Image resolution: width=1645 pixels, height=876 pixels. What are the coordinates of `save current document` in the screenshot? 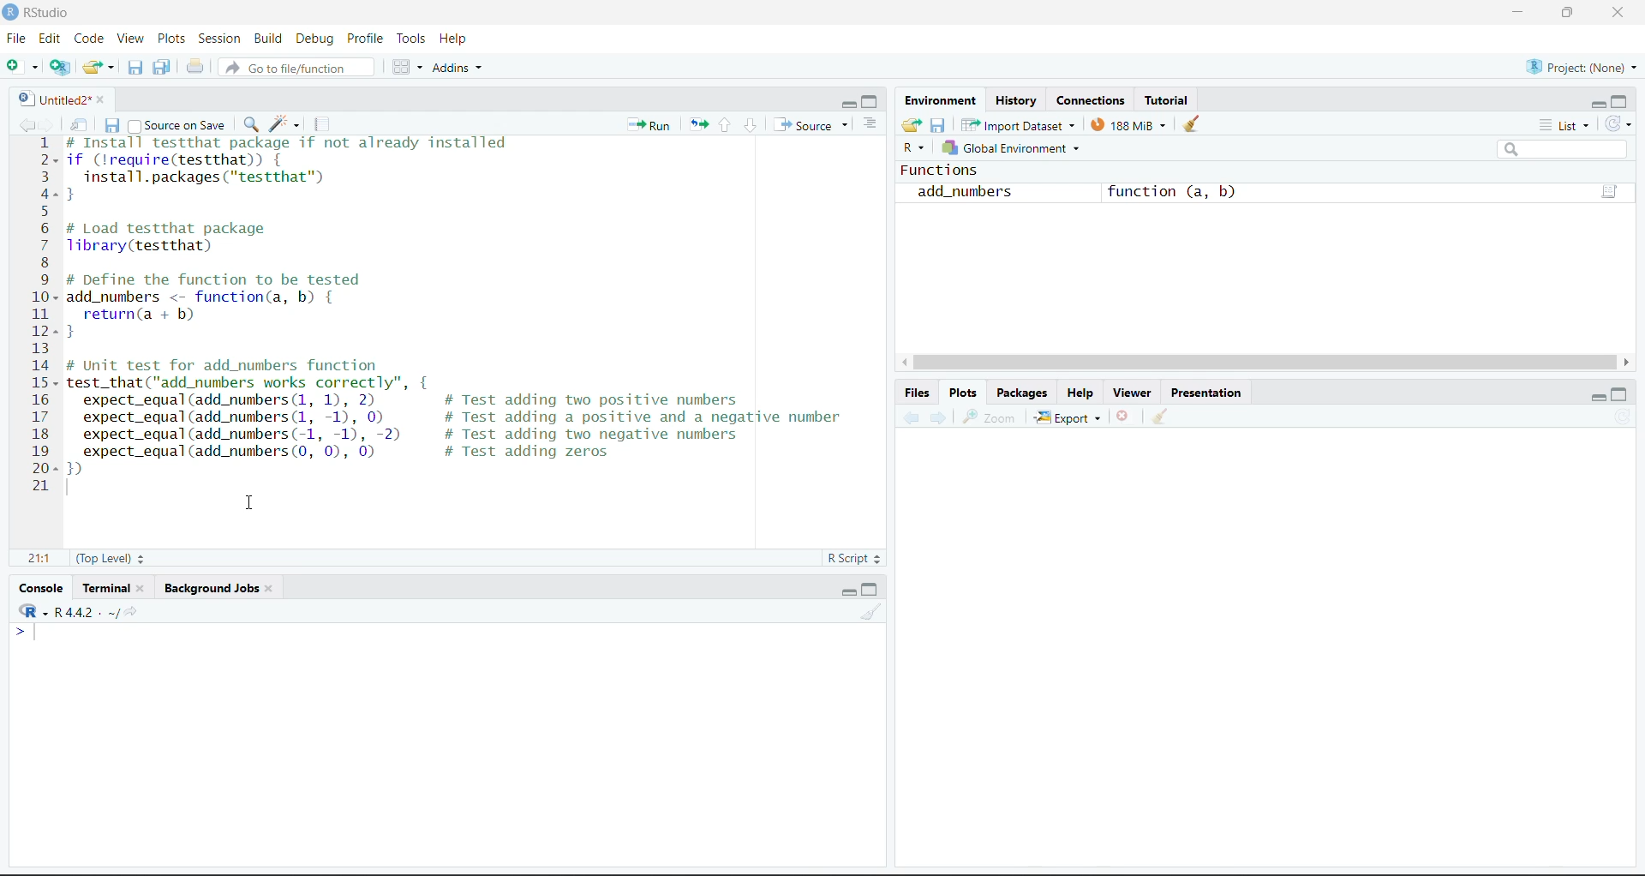 It's located at (139, 67).